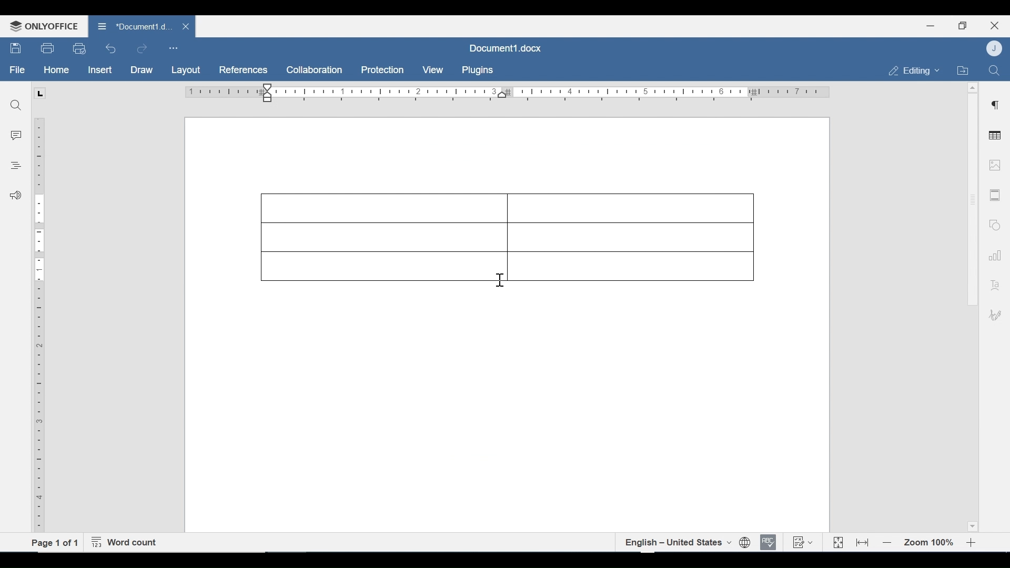 The image size is (1010, 568). I want to click on User, so click(995, 48).